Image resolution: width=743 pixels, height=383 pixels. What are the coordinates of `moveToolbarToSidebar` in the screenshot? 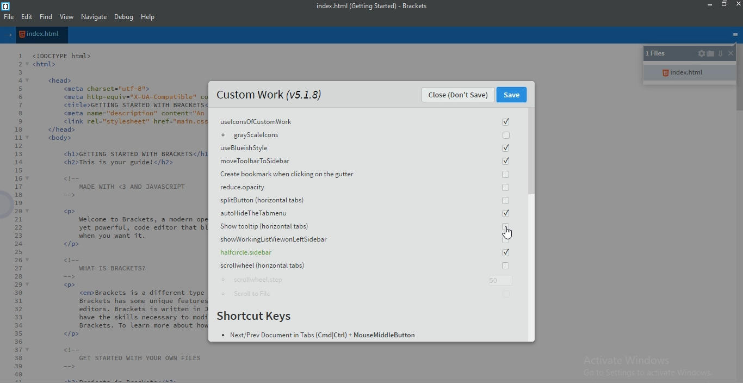 It's located at (366, 160).